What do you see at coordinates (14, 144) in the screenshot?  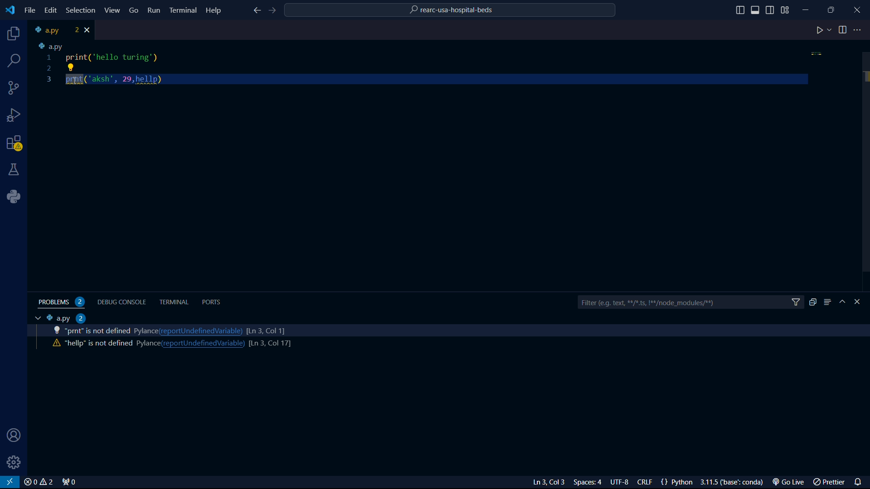 I see `warning` at bounding box center [14, 144].